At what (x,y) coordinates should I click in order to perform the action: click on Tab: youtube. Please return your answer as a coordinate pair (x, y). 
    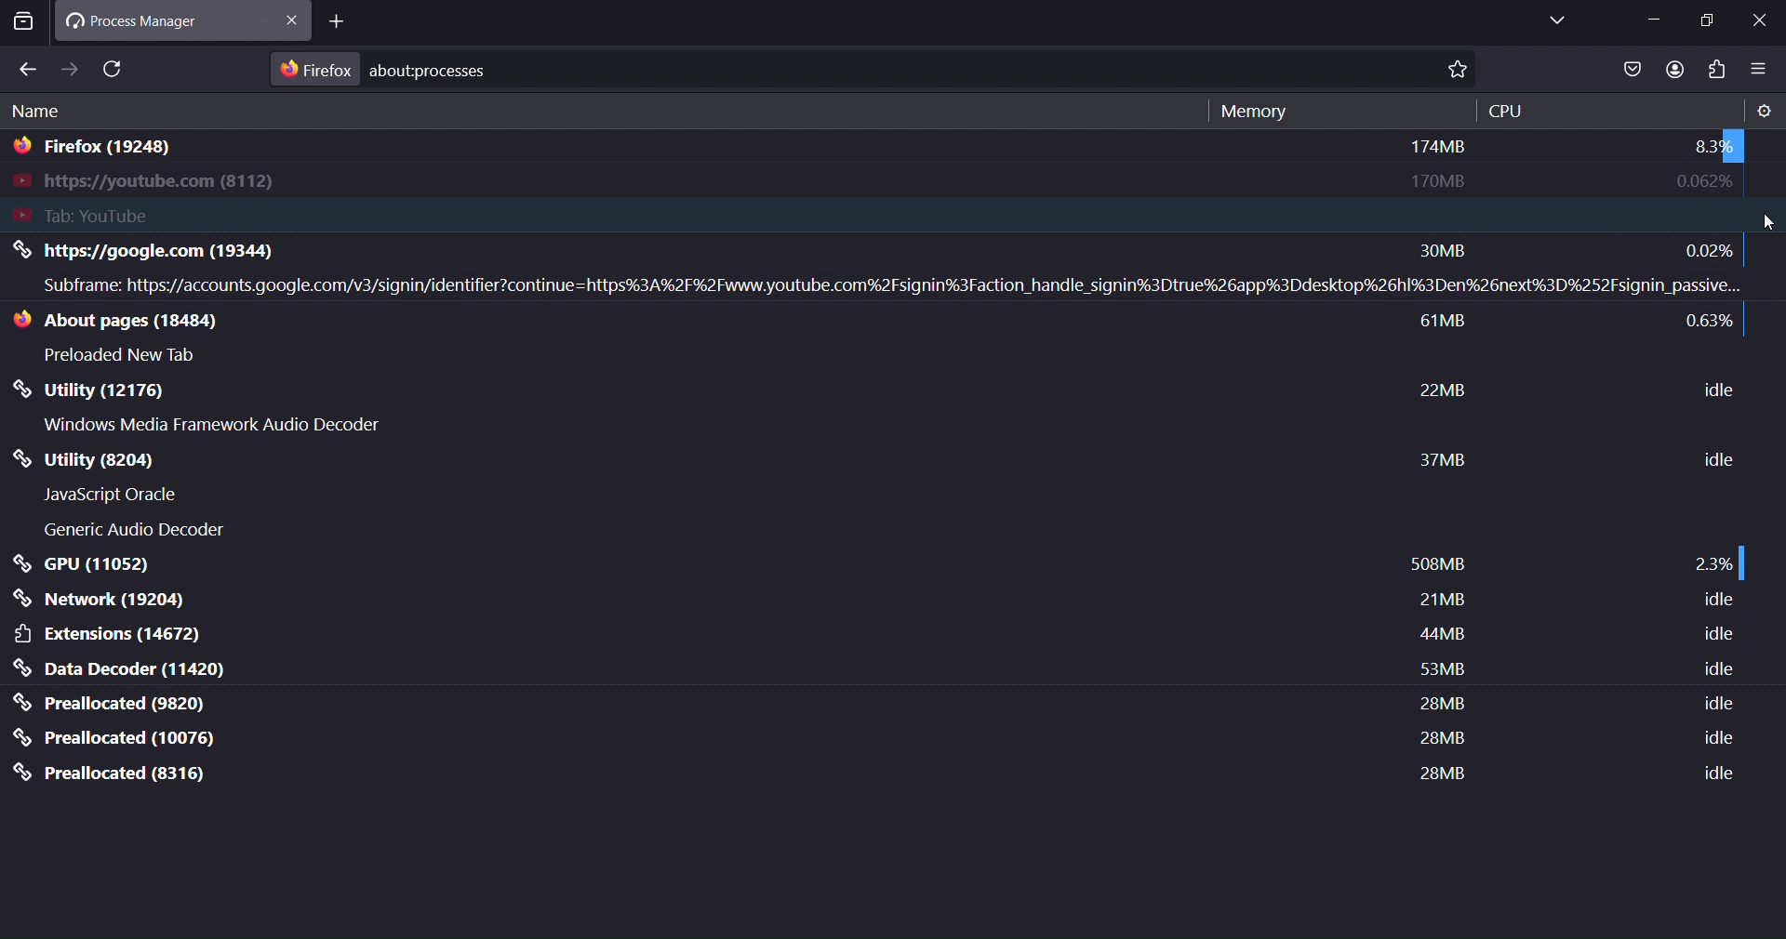
    Looking at the image, I should click on (206, 215).